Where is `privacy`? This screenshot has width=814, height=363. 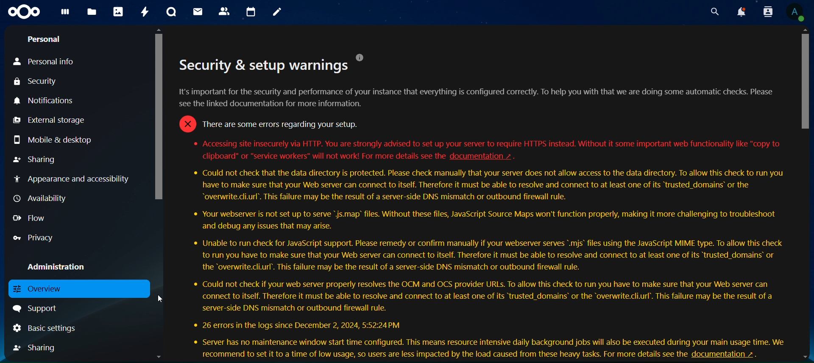 privacy is located at coordinates (33, 237).